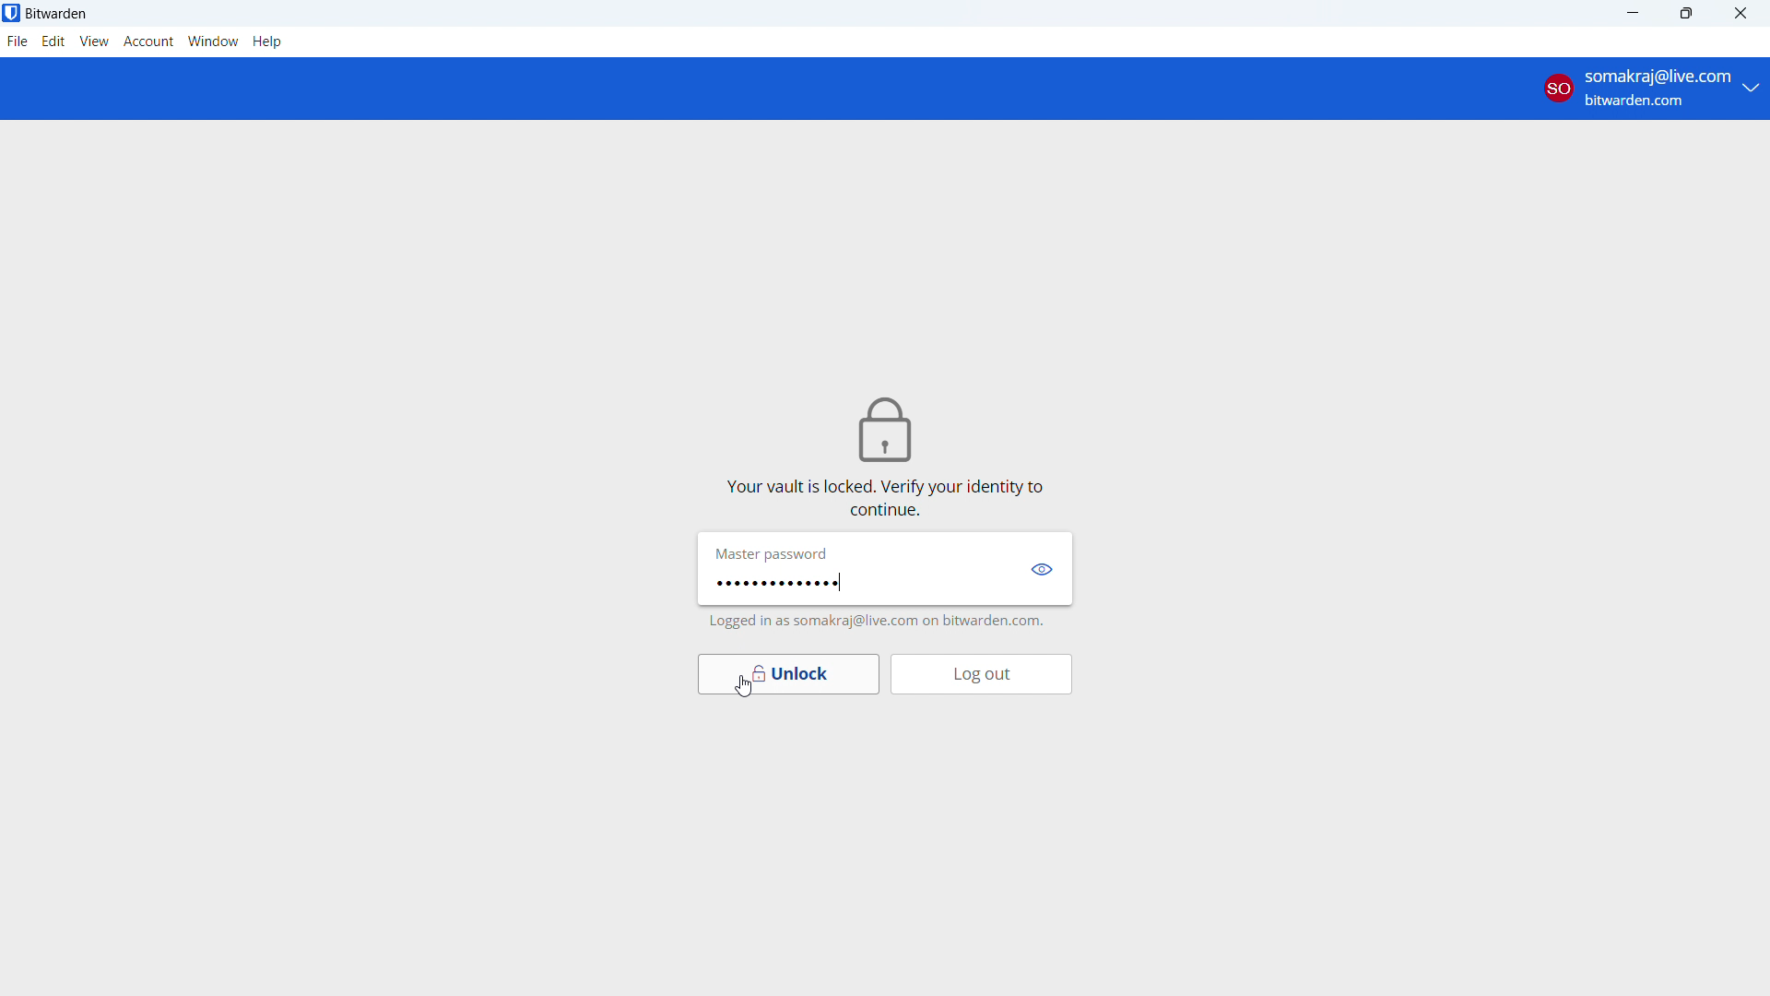 This screenshot has height=996, width=1770. Describe the element at coordinates (885, 498) in the screenshot. I see `vault is locked` at that location.